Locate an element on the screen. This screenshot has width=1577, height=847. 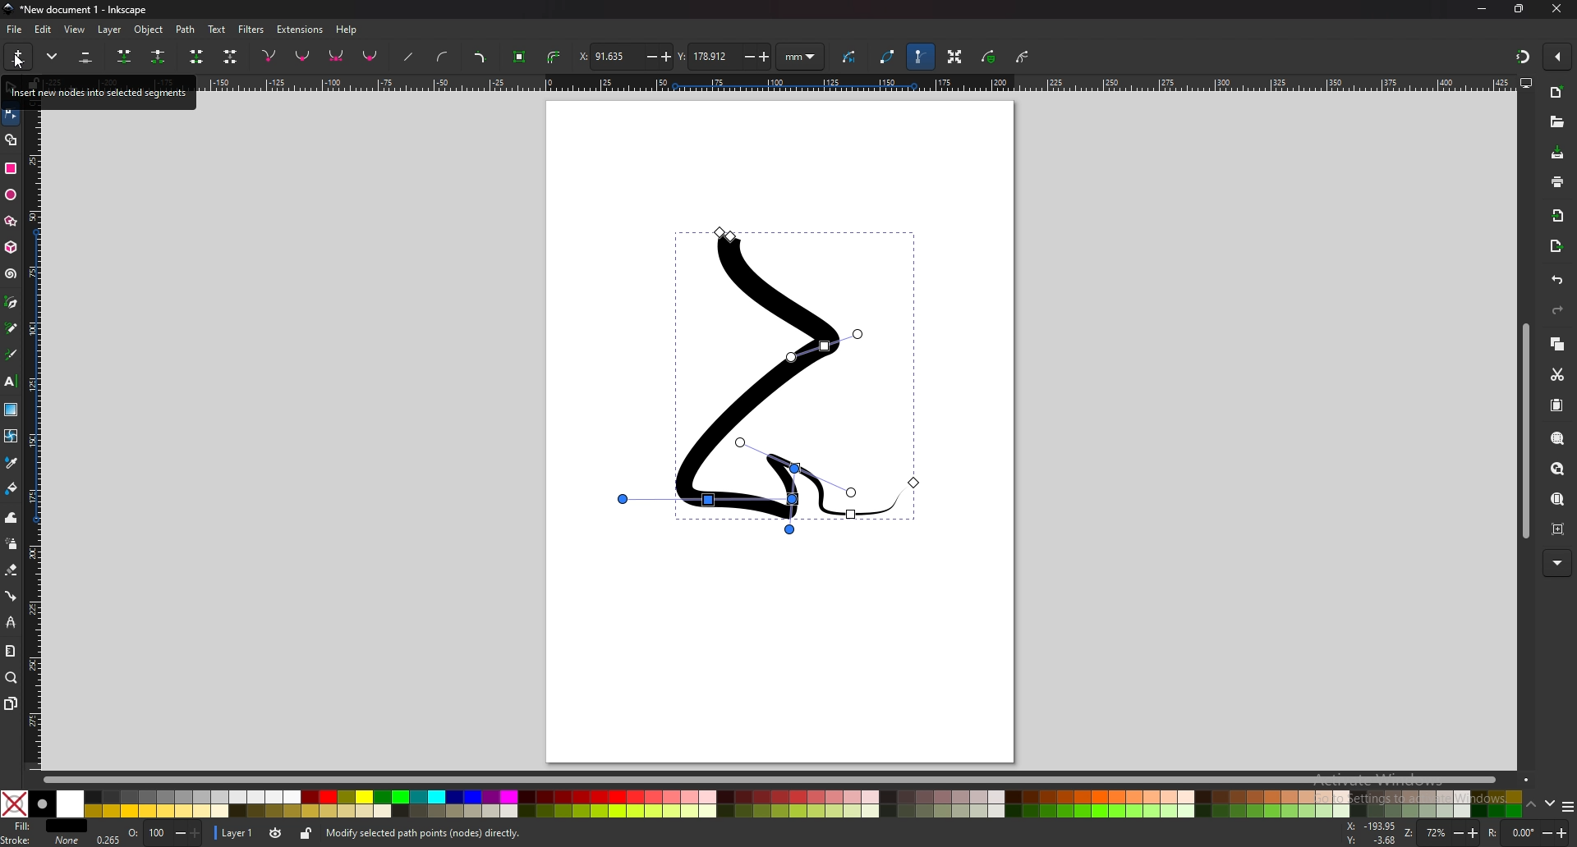
bezier handle is located at coordinates (921, 57).